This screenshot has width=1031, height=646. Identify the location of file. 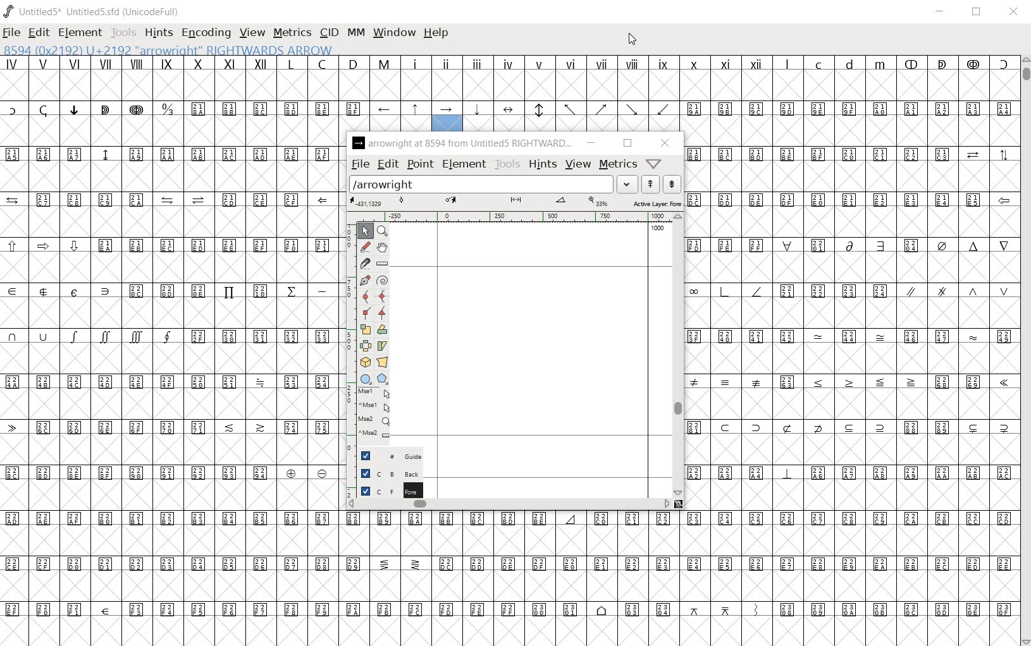
(359, 164).